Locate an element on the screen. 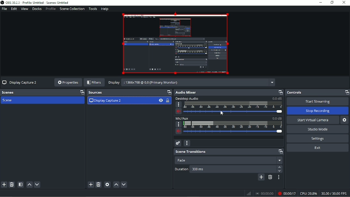 Image resolution: width=350 pixels, height=197 pixels. Fade is located at coordinates (229, 160).